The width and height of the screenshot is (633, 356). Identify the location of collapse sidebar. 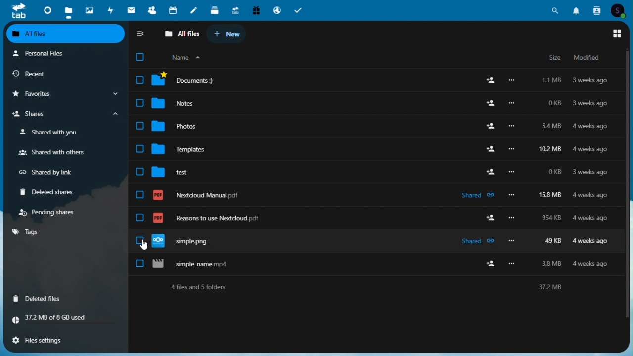
(141, 35).